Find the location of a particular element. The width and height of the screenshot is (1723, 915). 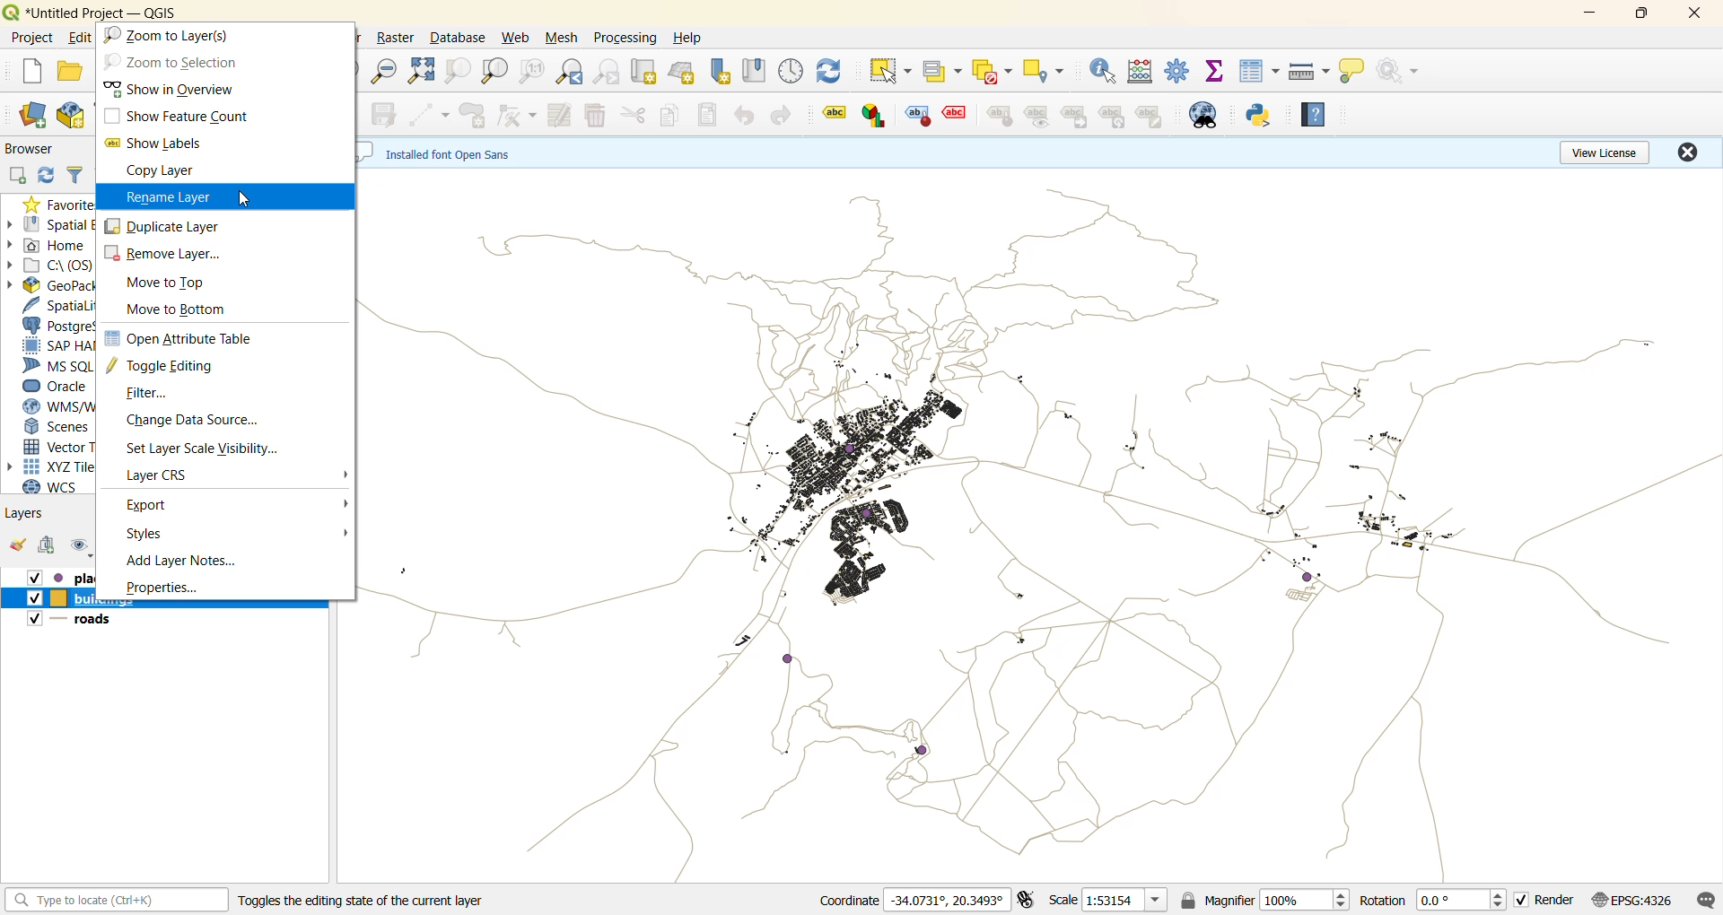

zoom last is located at coordinates (571, 72).